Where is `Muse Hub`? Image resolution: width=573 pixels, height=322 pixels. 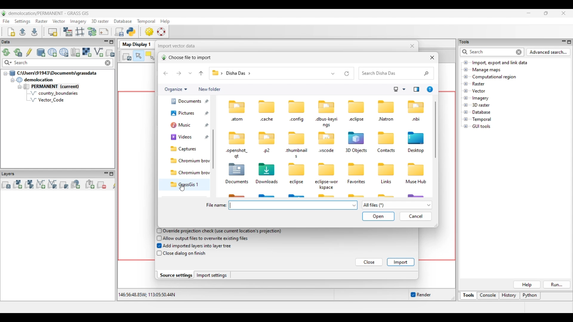
Muse Hub is located at coordinates (416, 182).